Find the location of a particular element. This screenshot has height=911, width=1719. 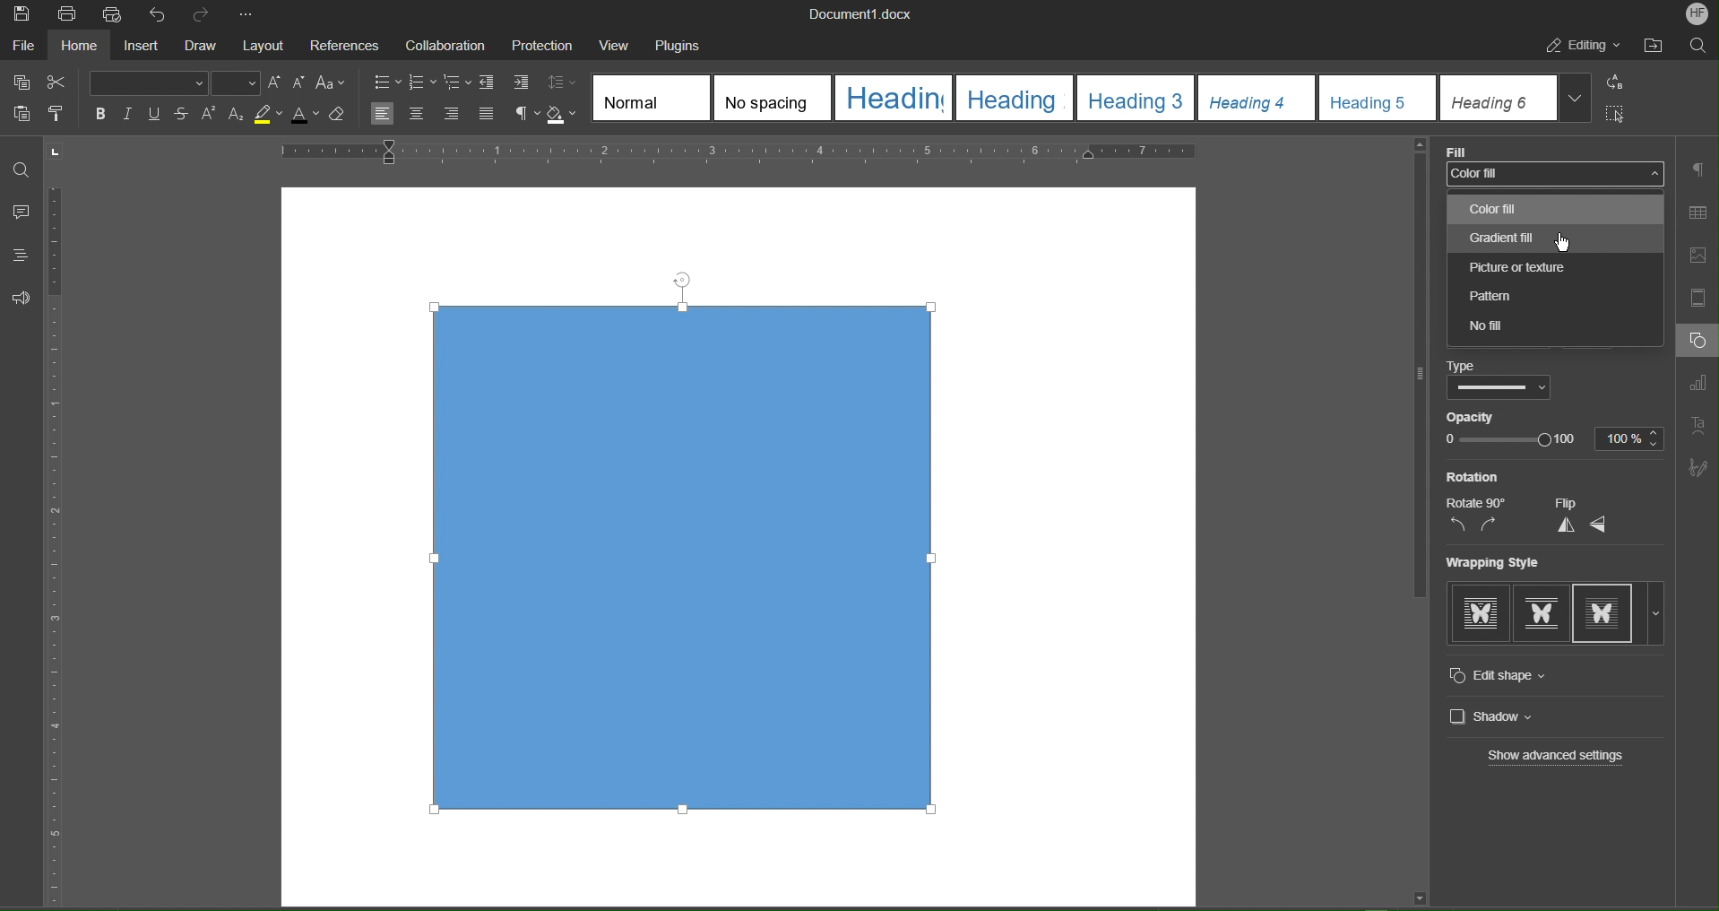

Line spacing is located at coordinates (564, 82).